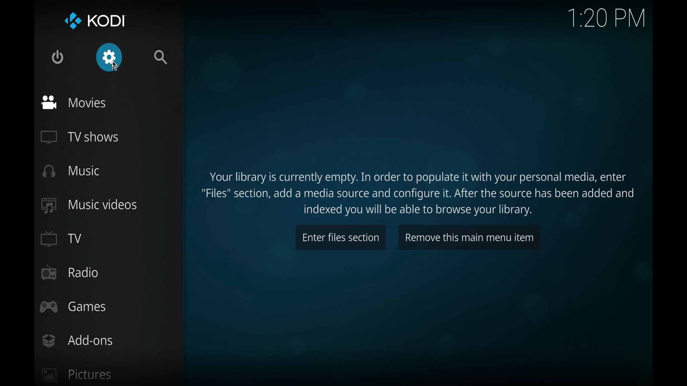  What do you see at coordinates (71, 171) in the screenshot?
I see `music` at bounding box center [71, 171].